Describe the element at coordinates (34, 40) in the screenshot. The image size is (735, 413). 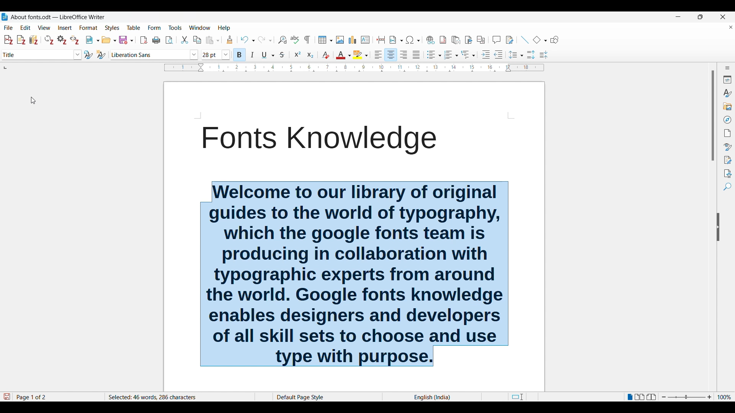
I see `Add/Edit bibliography` at that location.